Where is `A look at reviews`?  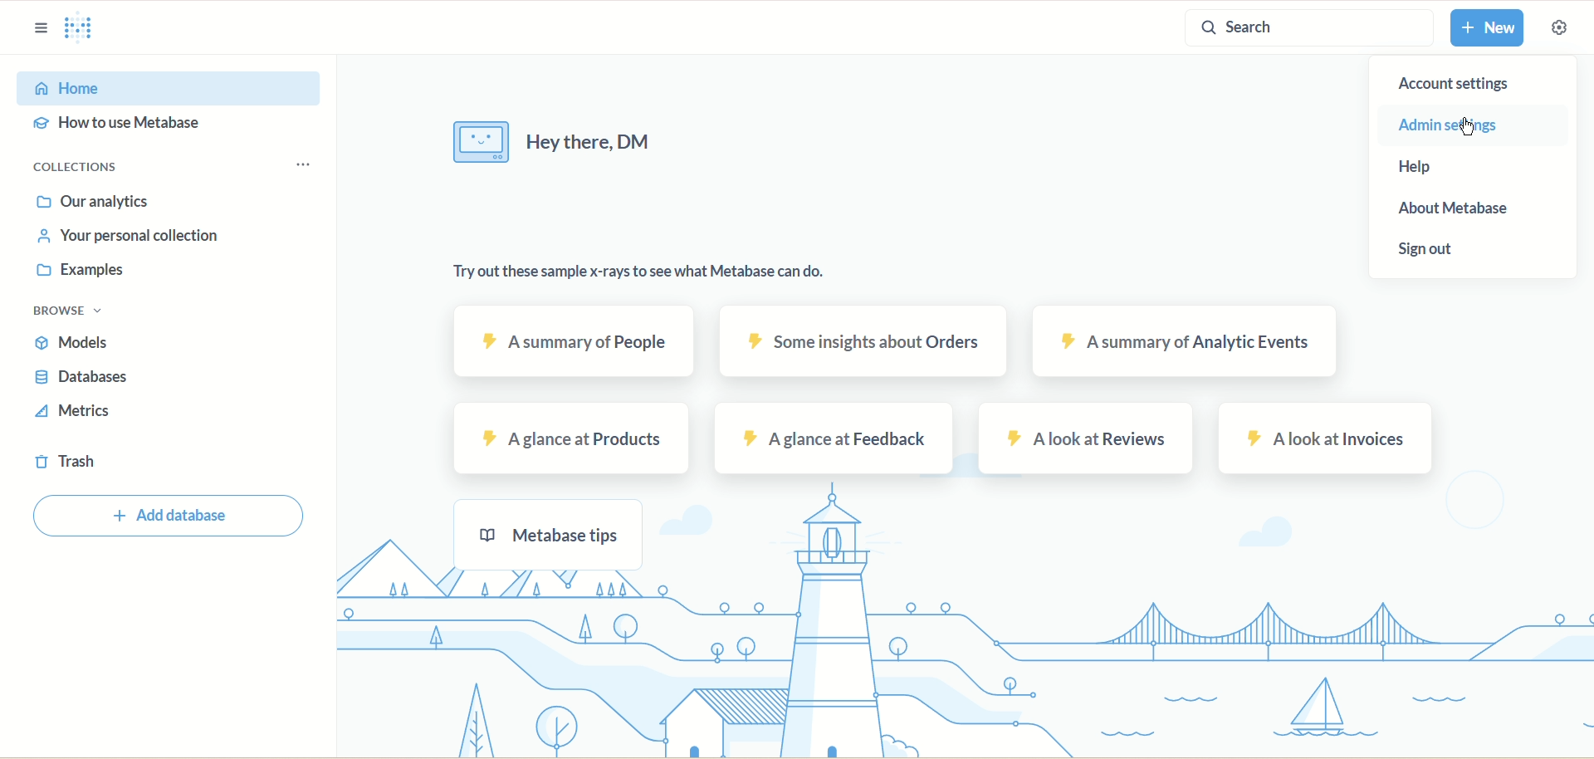 A look at reviews is located at coordinates (1089, 441).